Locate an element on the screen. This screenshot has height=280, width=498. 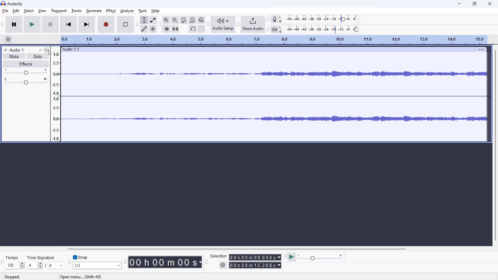
hold to move is located at coordinates (267, 49).